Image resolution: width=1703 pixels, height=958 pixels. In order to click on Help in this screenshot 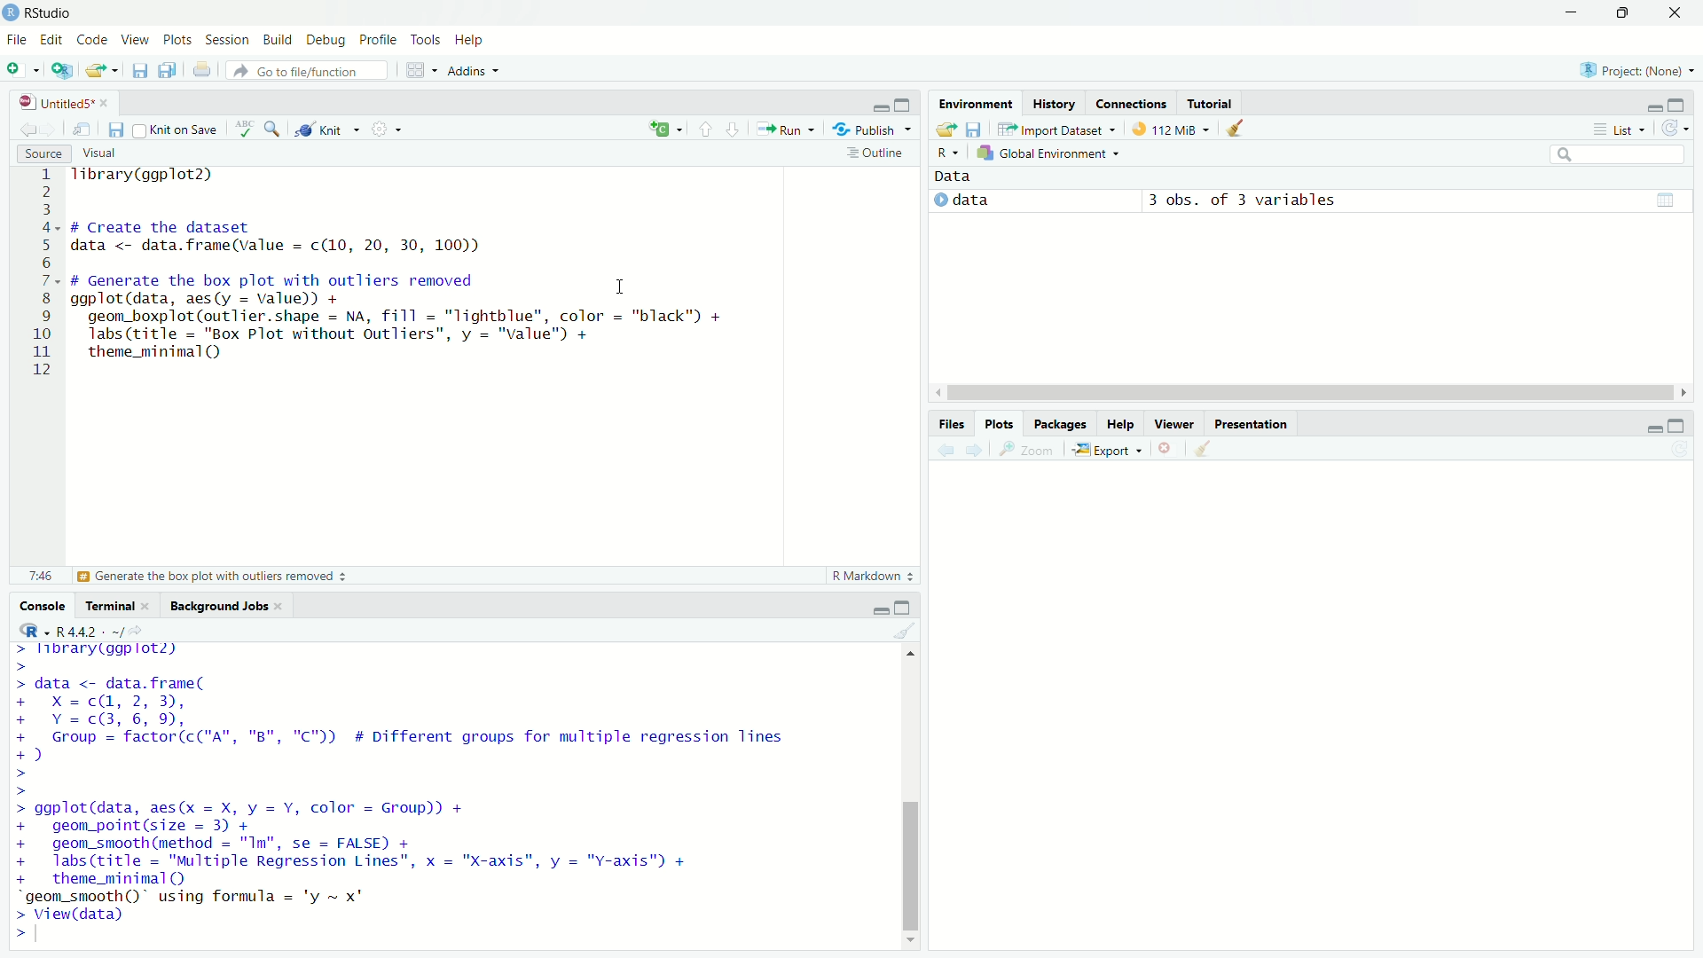, I will do `click(1118, 423)`.